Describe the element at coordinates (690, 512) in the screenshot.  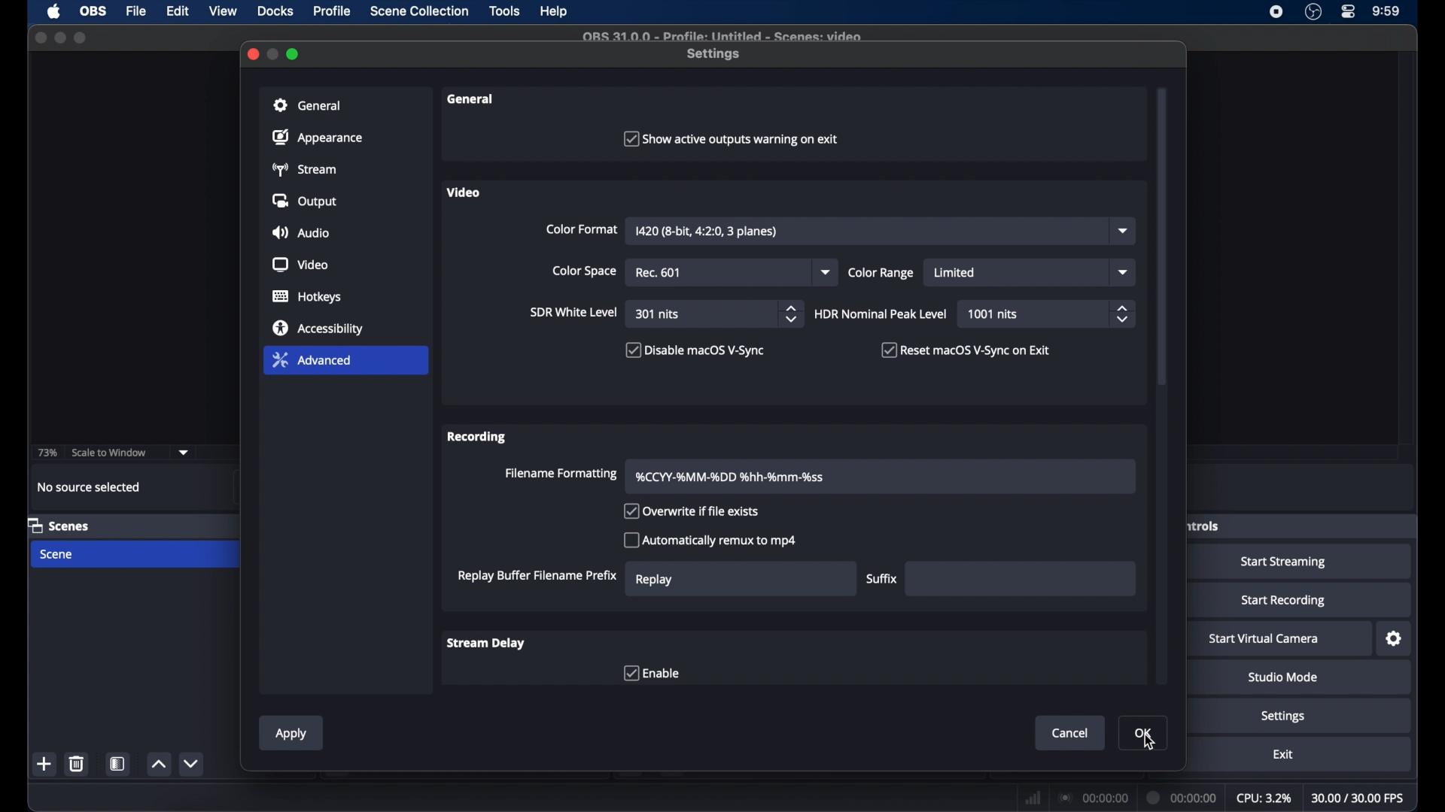
I see `checkbox ` at that location.